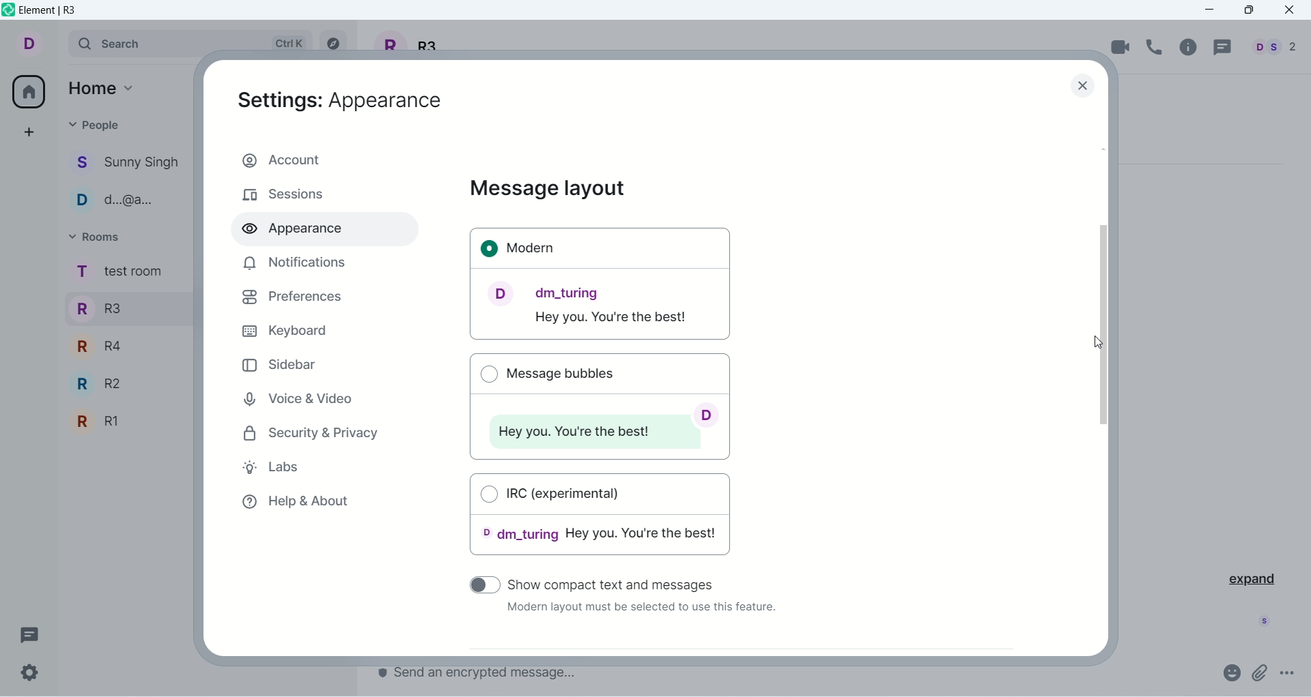 This screenshot has width=1311, height=697. What do you see at coordinates (298, 231) in the screenshot?
I see `appearance` at bounding box center [298, 231].